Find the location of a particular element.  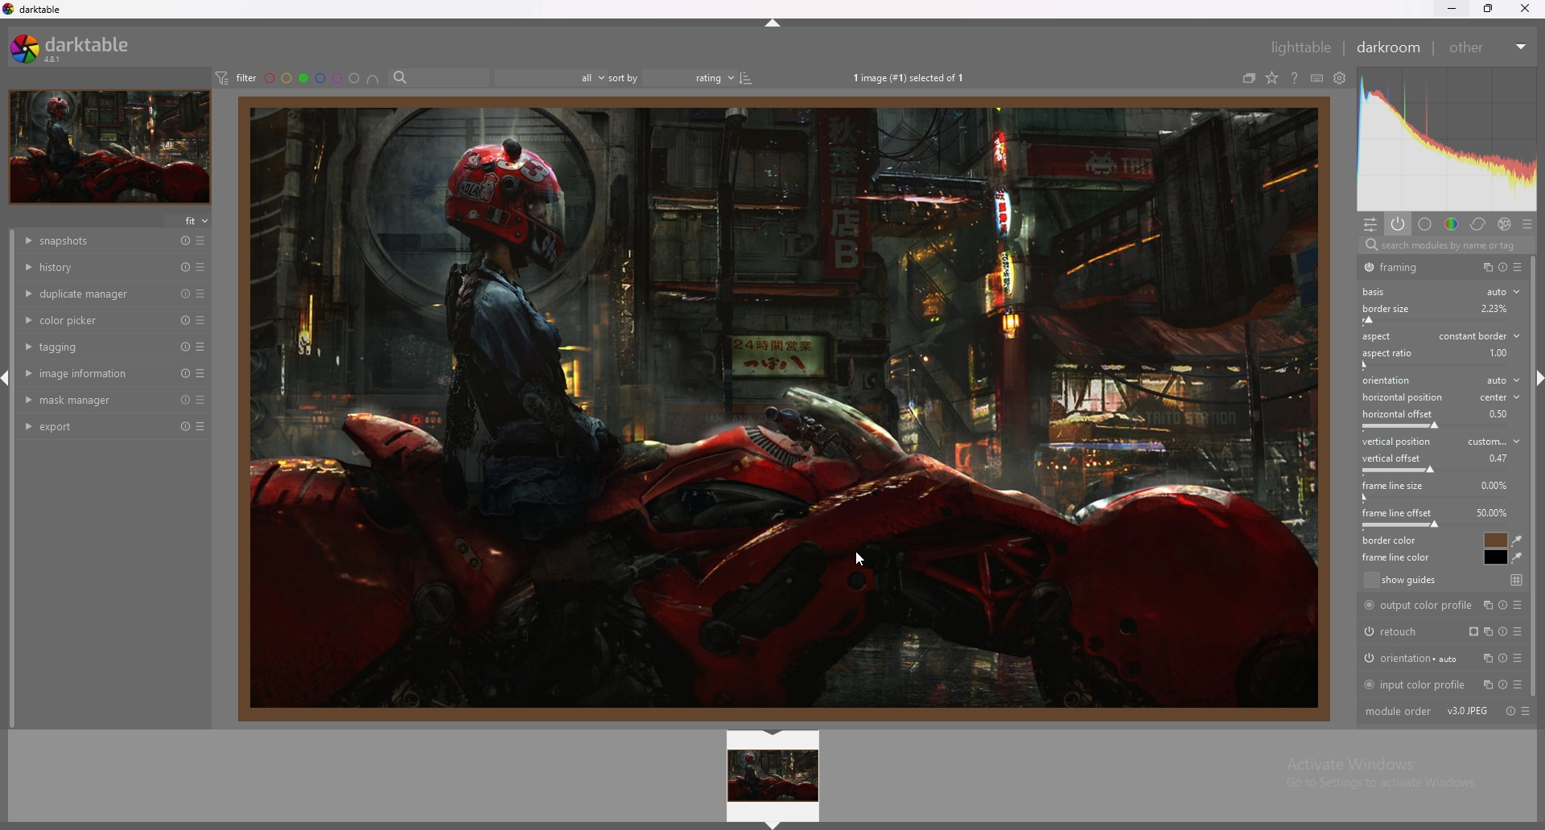

aspect is located at coordinates (1376, 336).